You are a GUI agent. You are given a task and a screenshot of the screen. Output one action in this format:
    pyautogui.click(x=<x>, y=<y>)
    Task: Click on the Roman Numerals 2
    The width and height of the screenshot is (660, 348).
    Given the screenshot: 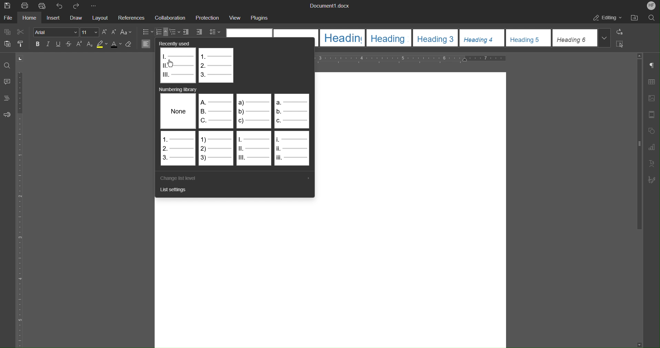 What is the action you would take?
    pyautogui.click(x=292, y=149)
    